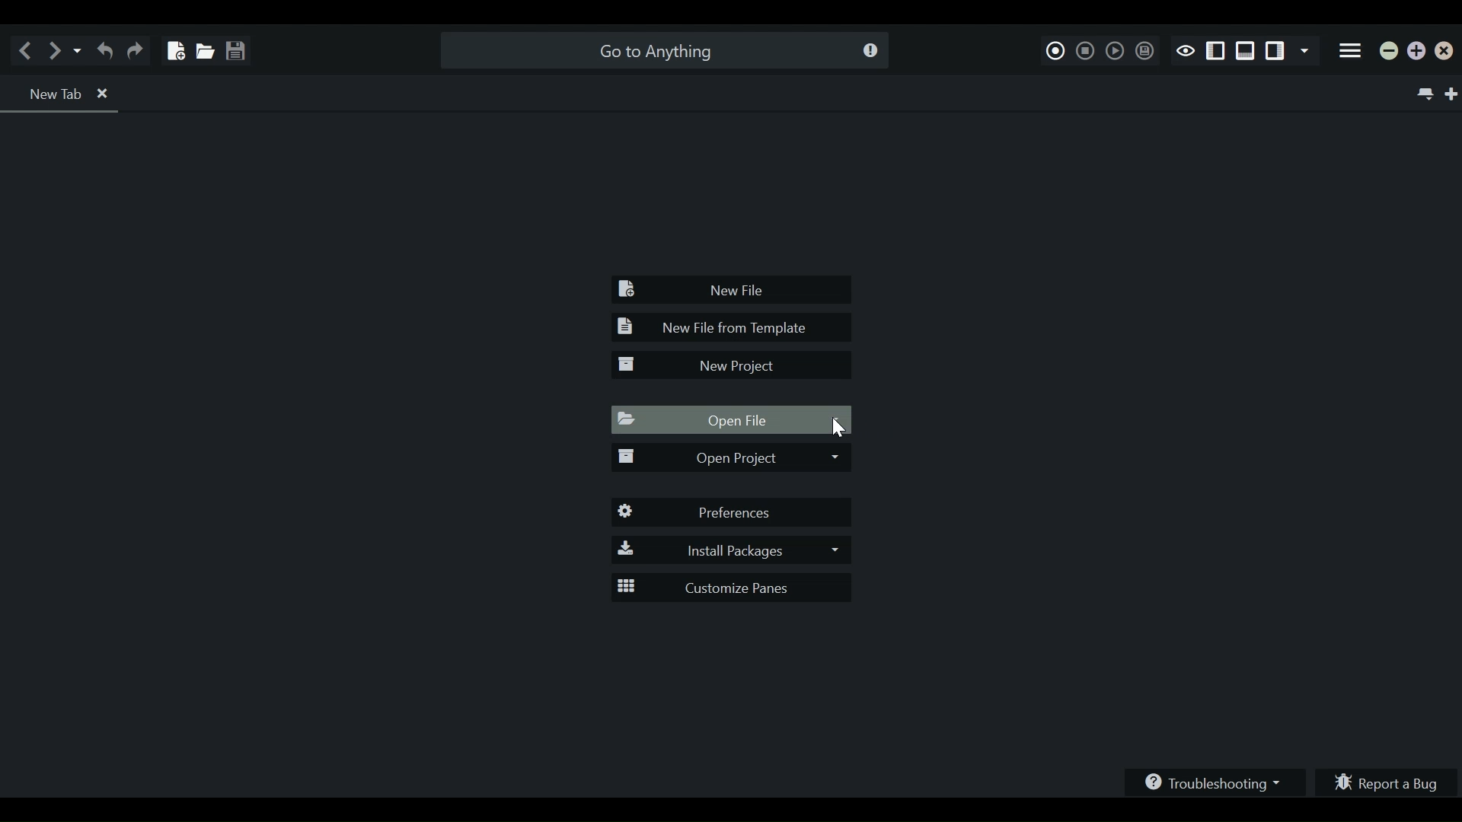  I want to click on Open File, so click(733, 421).